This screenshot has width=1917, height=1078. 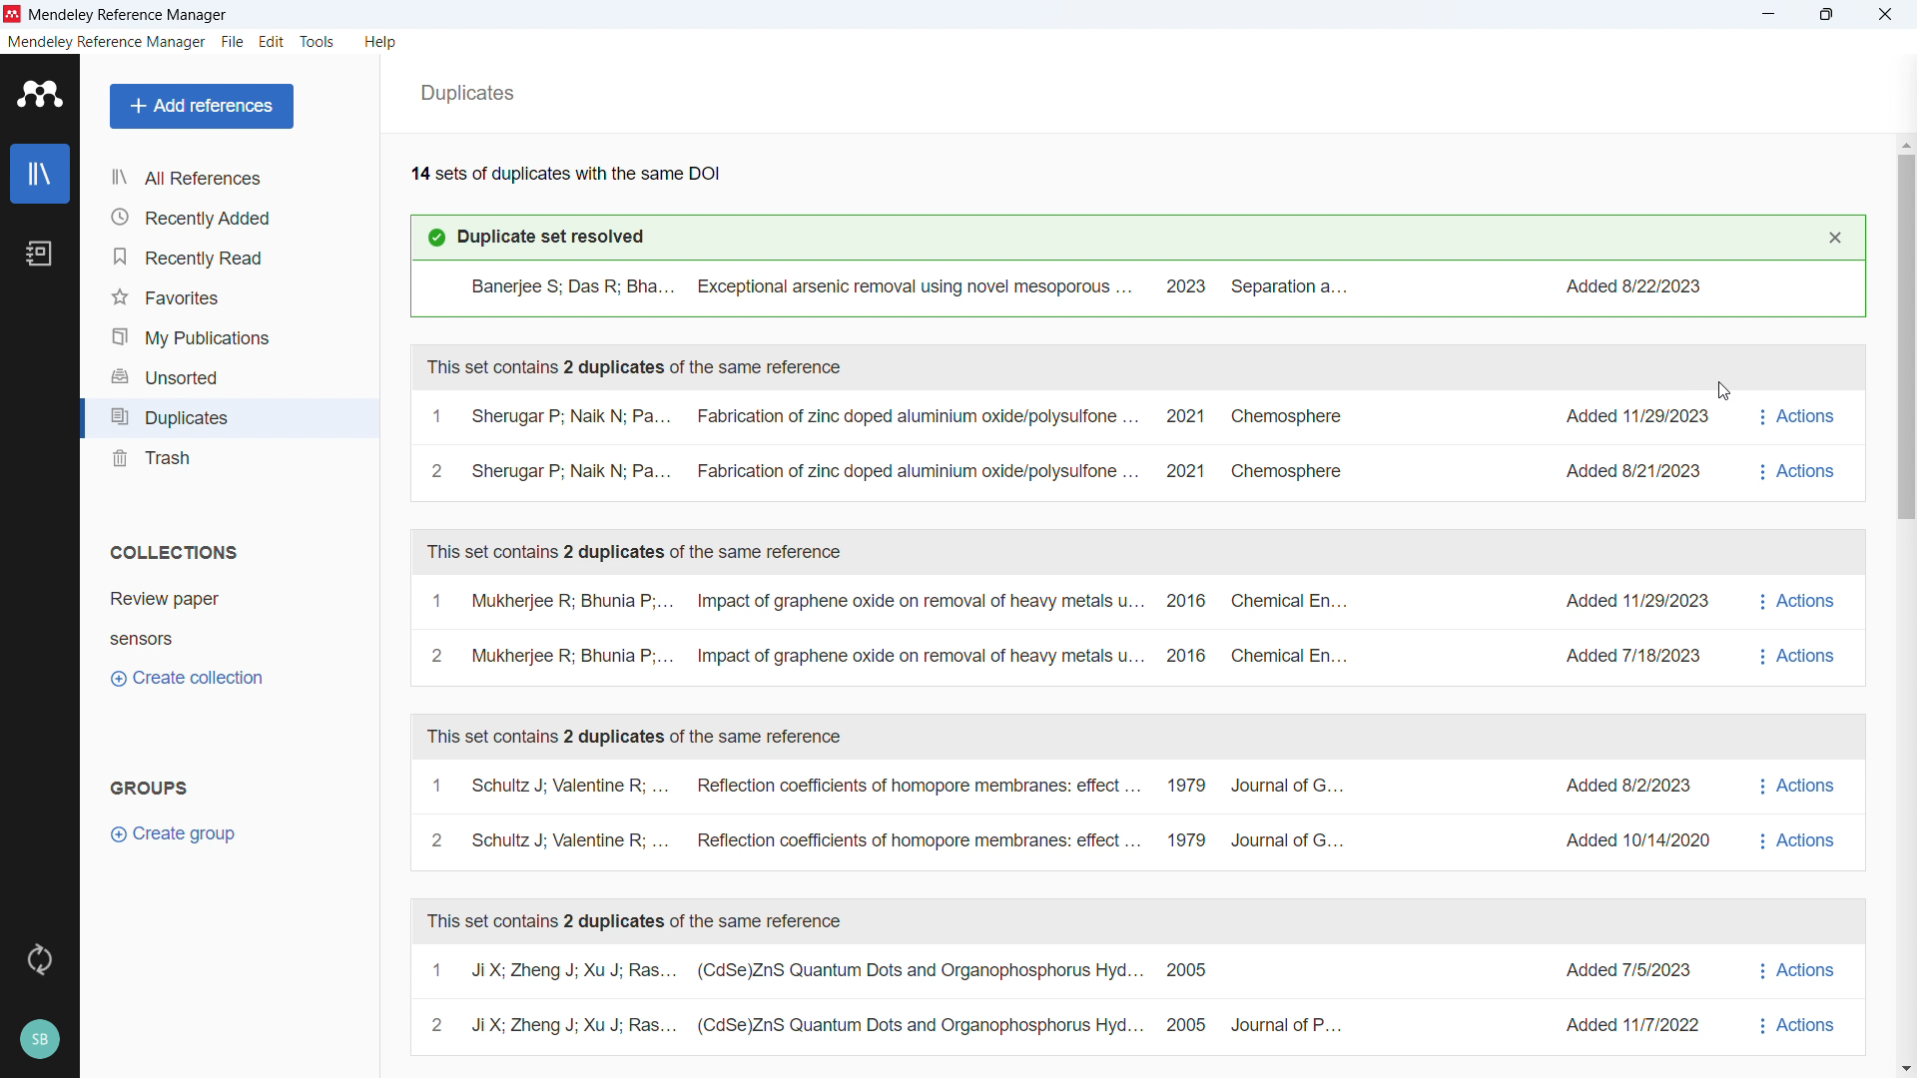 I want to click on Set of duplicates , so click(x=886, y=632).